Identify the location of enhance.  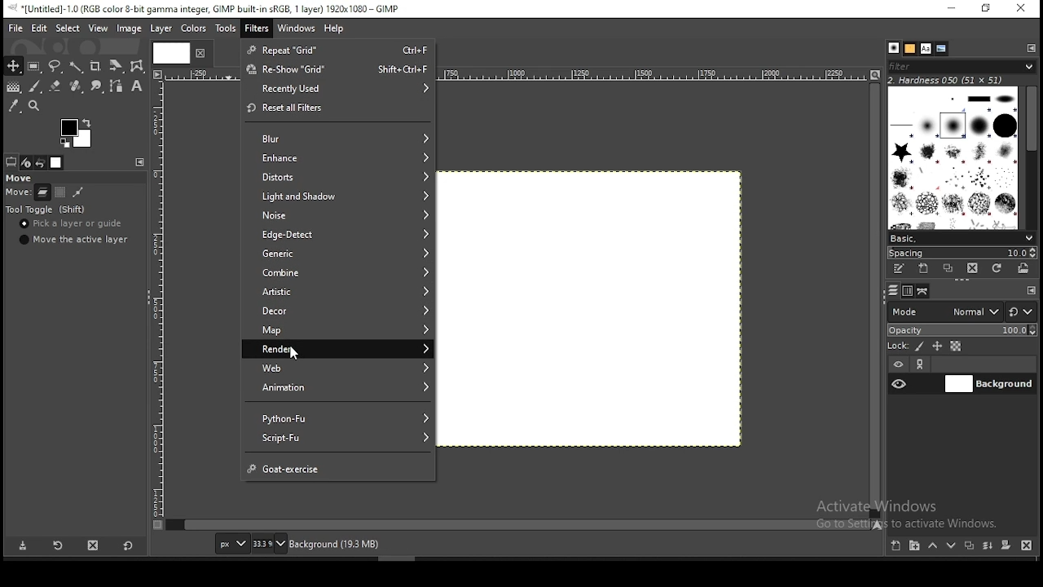
(337, 157).